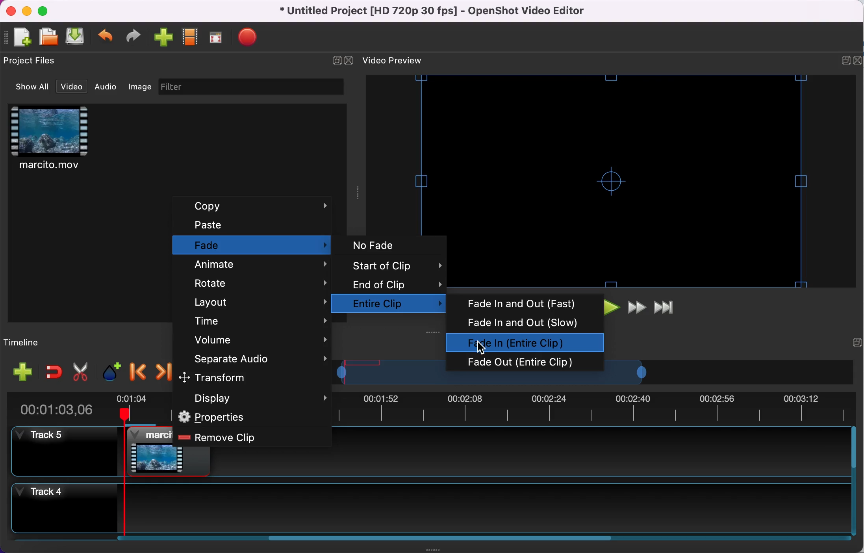 The width and height of the screenshot is (864, 553). Describe the element at coordinates (144, 410) in the screenshot. I see `timebar` at that location.